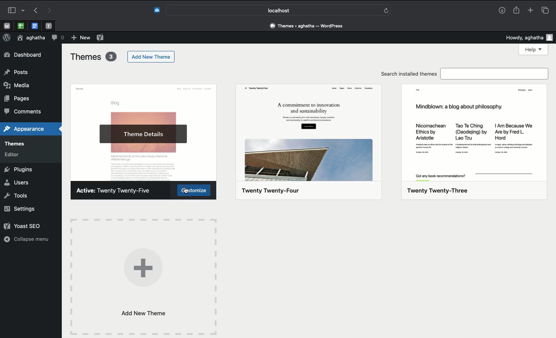  I want to click on Search installed themes, so click(462, 74).